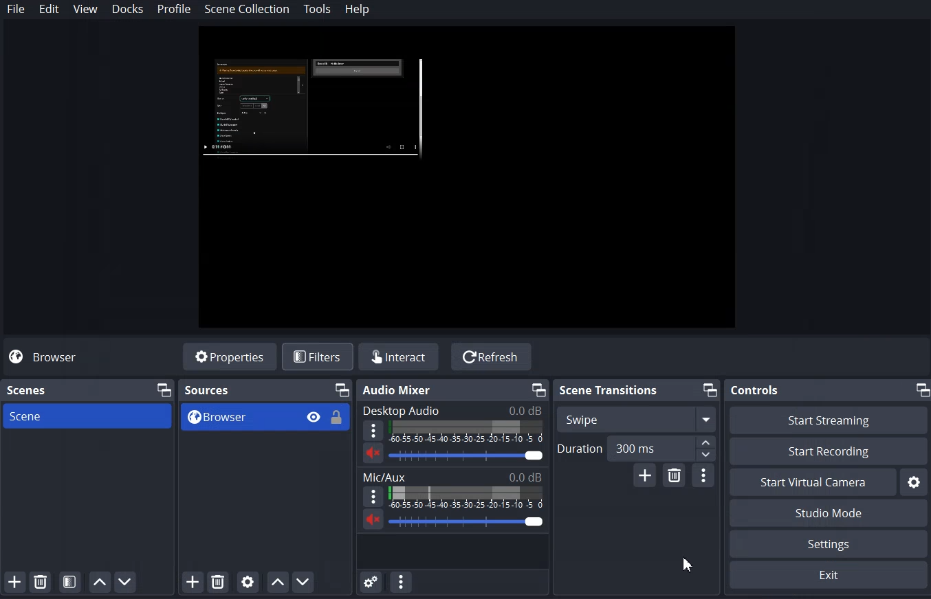  What do you see at coordinates (317, 357) in the screenshot?
I see `Filters` at bounding box center [317, 357].